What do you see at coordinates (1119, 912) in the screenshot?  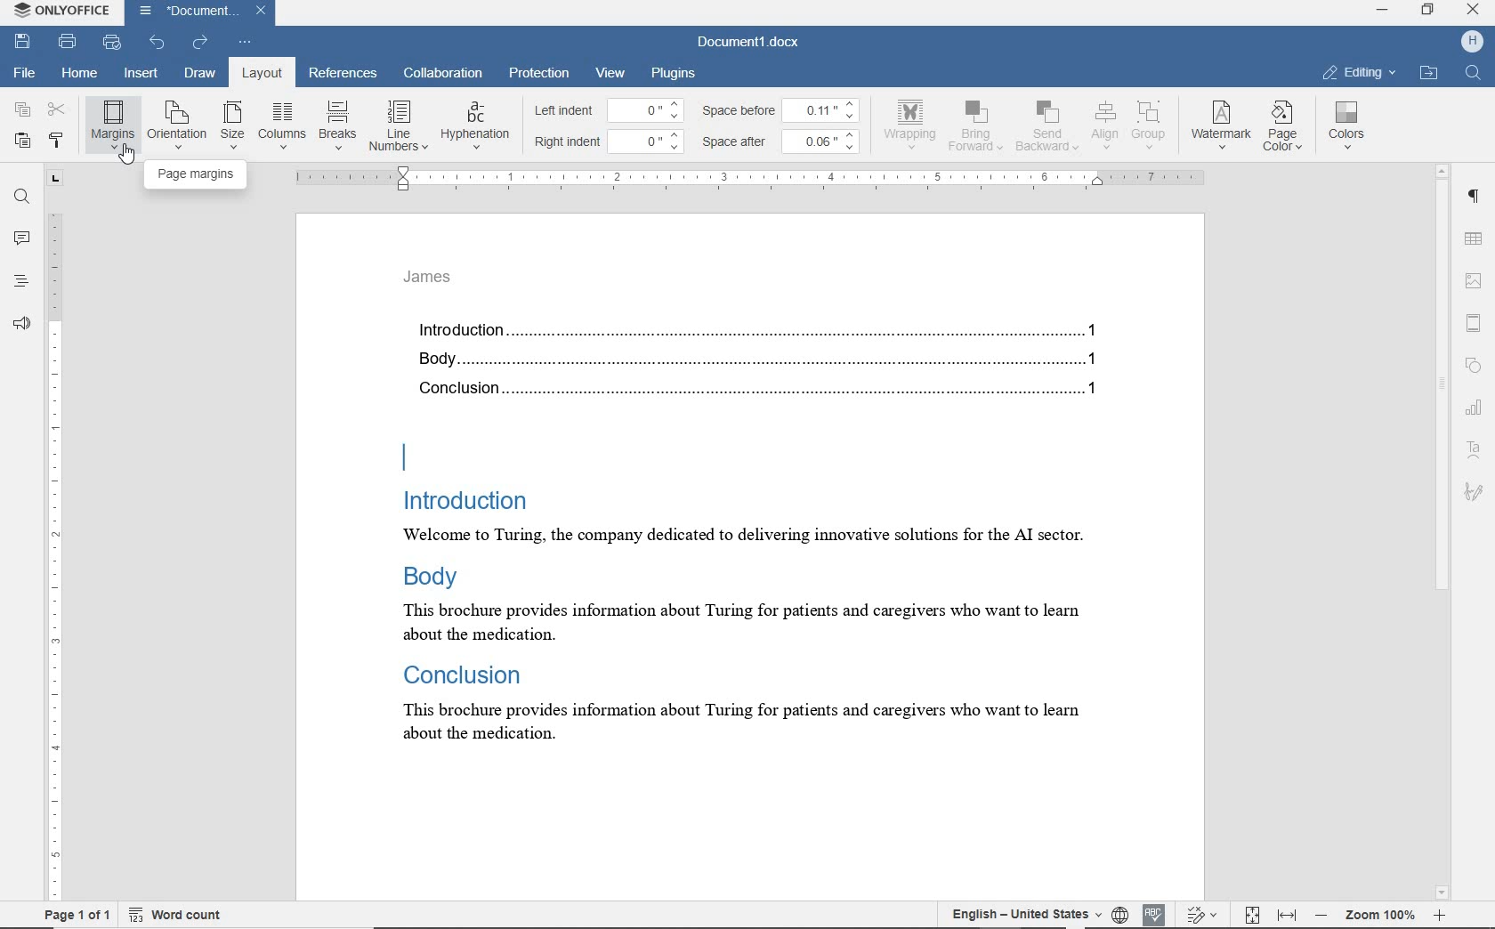 I see `set document language` at bounding box center [1119, 912].